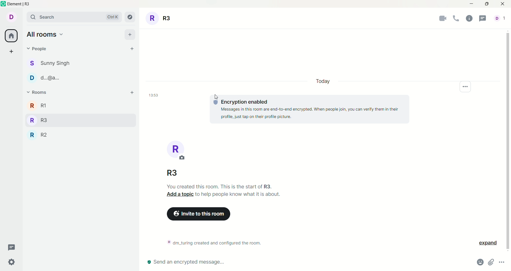 The width and height of the screenshot is (511, 271). I want to click on rooms, so click(37, 91).